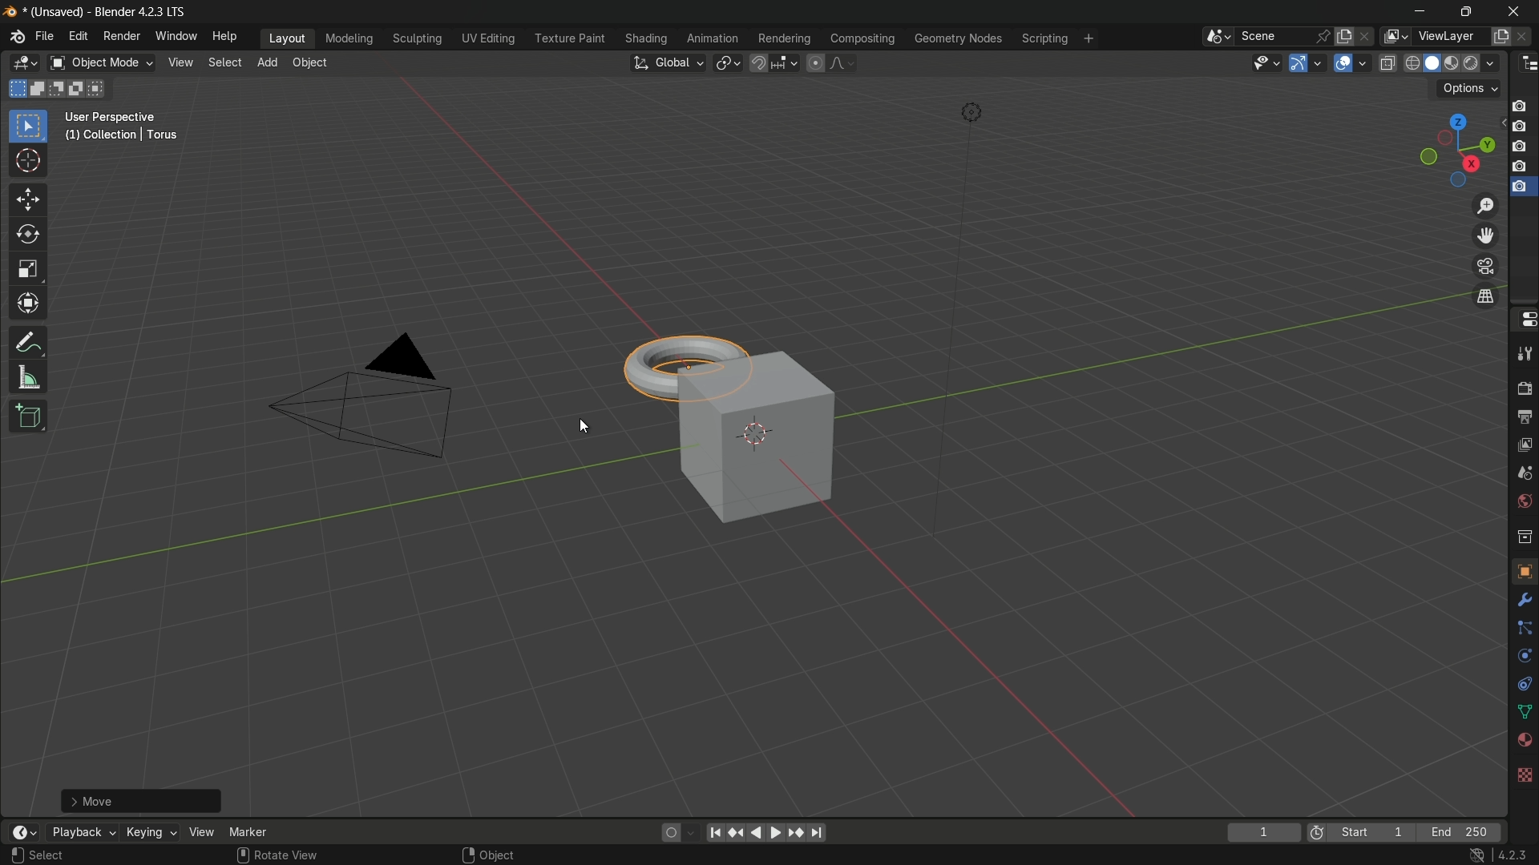 The height and width of the screenshot is (865, 1539). I want to click on move the view, so click(1484, 236).